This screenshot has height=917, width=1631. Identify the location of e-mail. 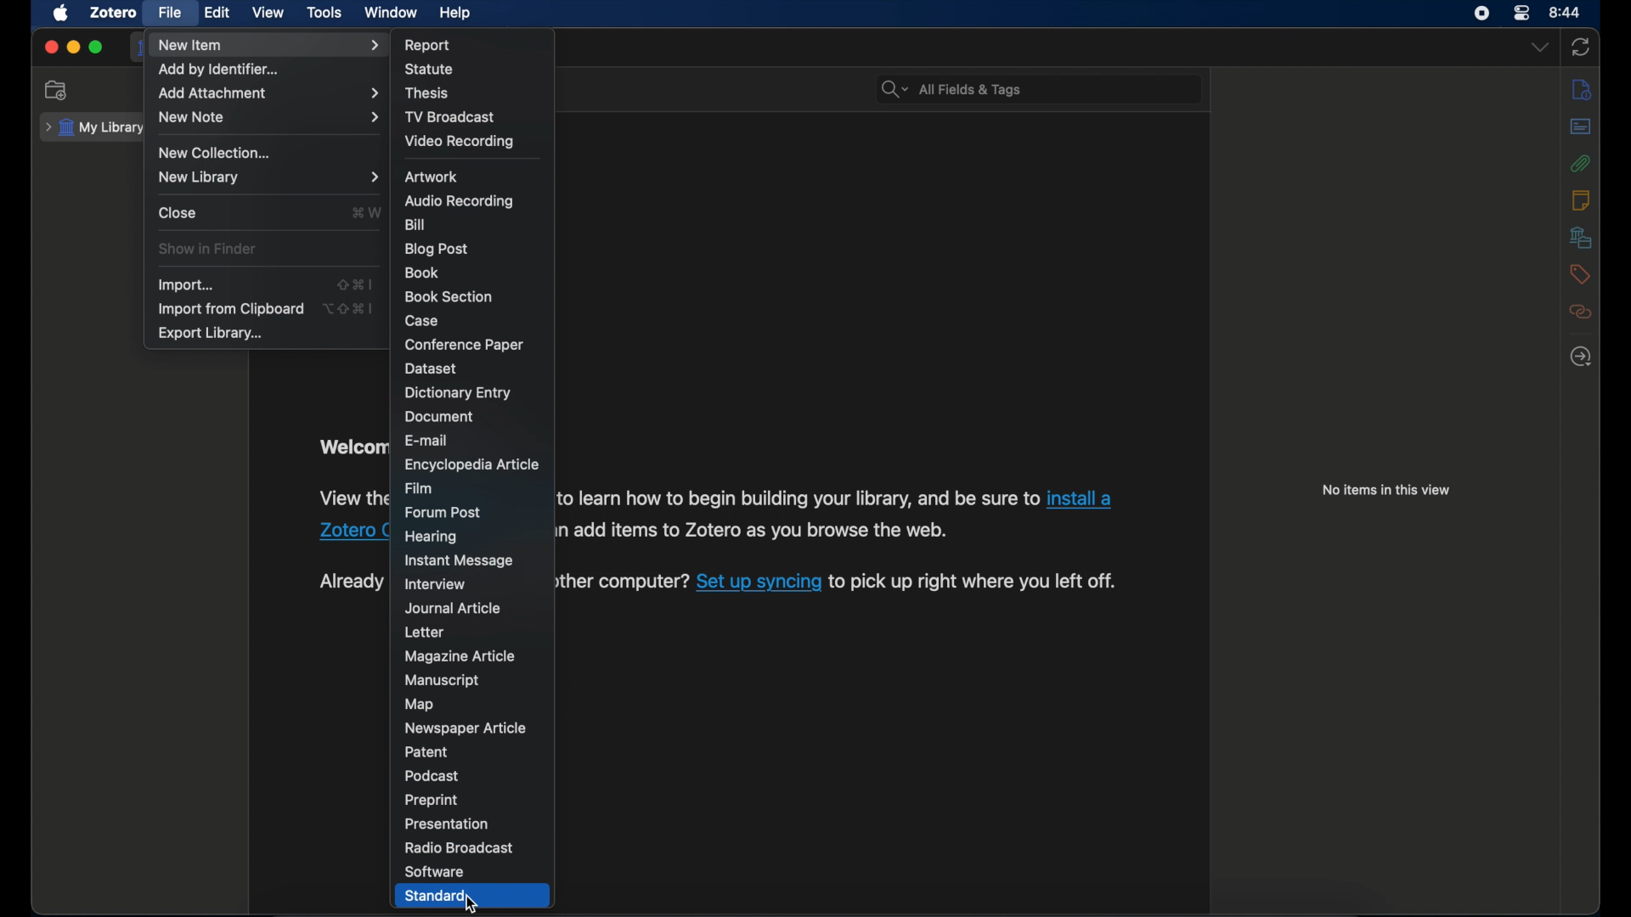
(428, 440).